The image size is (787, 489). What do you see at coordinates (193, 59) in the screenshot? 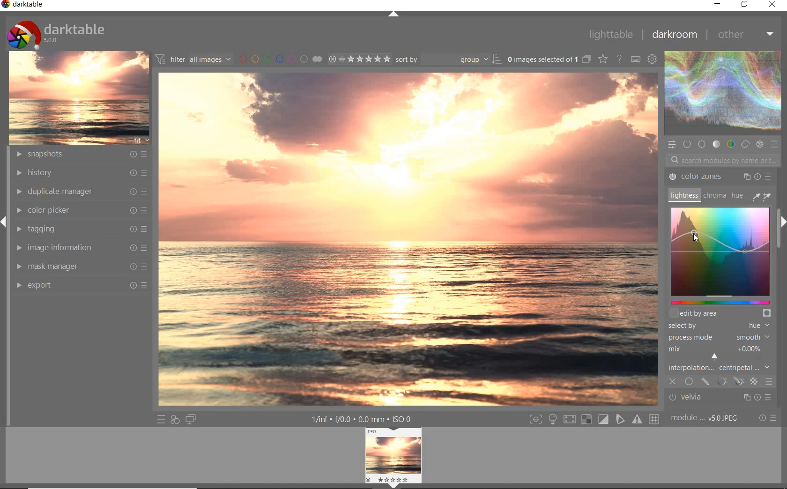
I see `FITER IMAGES` at bounding box center [193, 59].